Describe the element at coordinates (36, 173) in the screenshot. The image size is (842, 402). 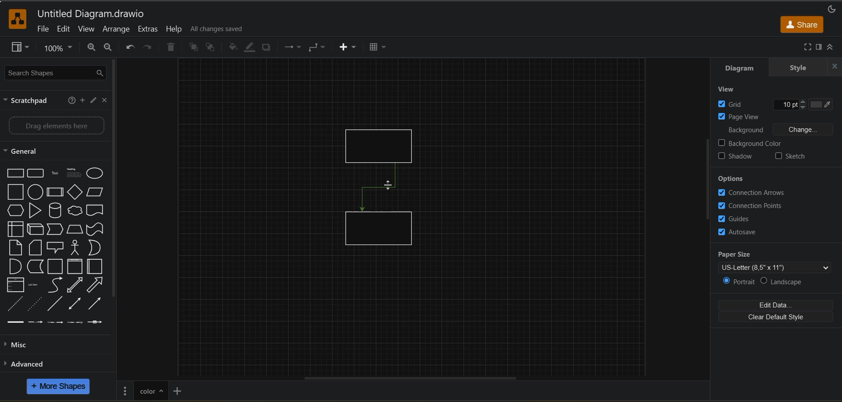
I see `Rounded Rectangle` at that location.